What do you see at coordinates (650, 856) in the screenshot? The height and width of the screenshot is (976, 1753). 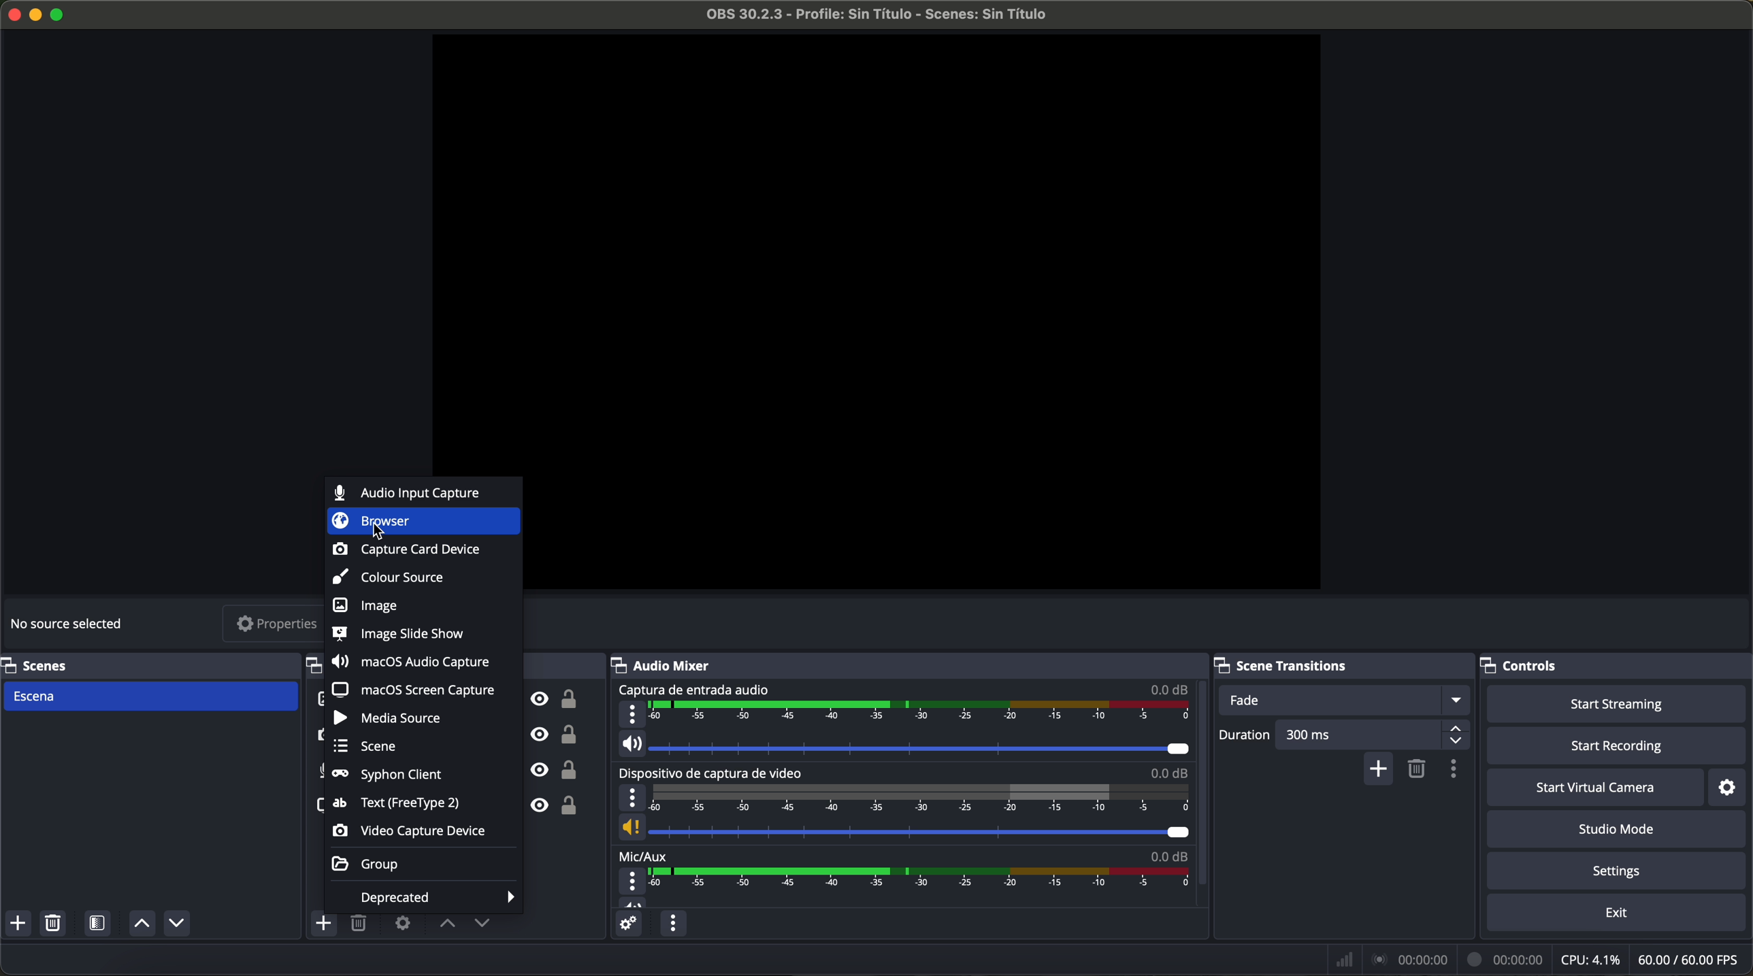 I see `mic/aux` at bounding box center [650, 856].